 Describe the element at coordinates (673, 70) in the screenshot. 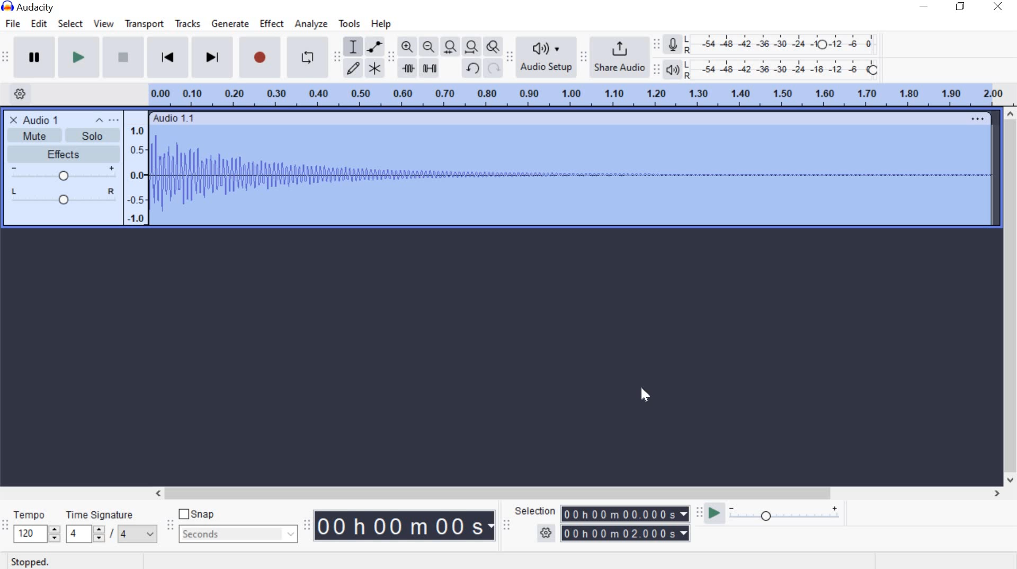

I see `Playback meter` at that location.